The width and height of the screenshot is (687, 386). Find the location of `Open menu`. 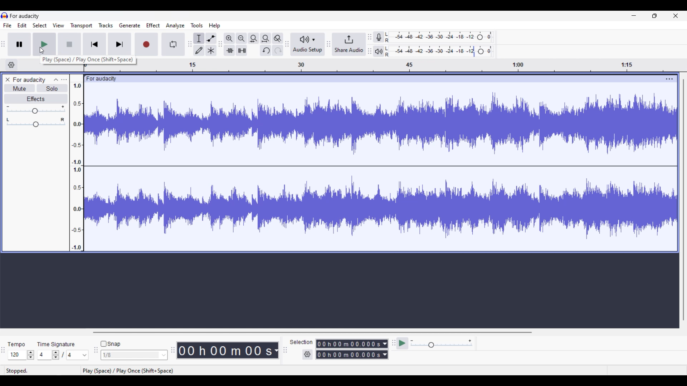

Open menu is located at coordinates (64, 80).